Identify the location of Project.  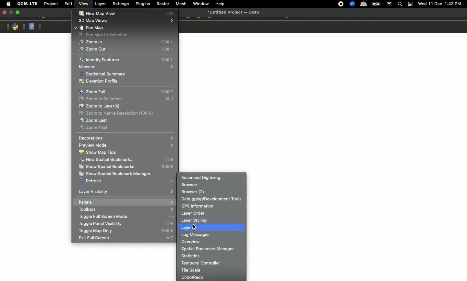
(51, 4).